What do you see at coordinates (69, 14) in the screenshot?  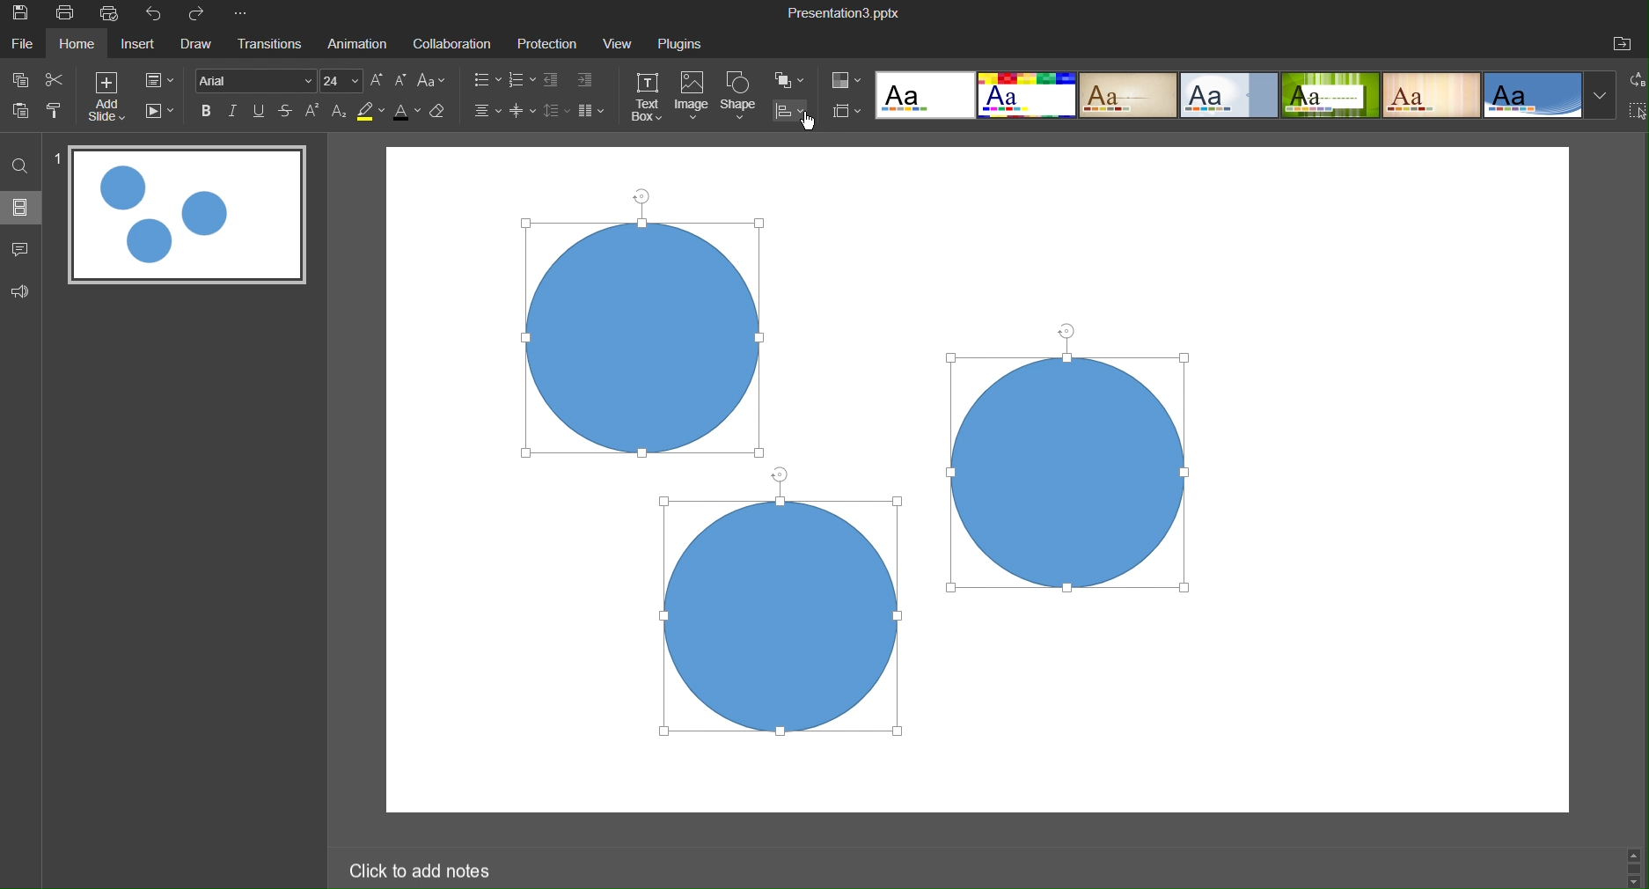 I see `Print` at bounding box center [69, 14].